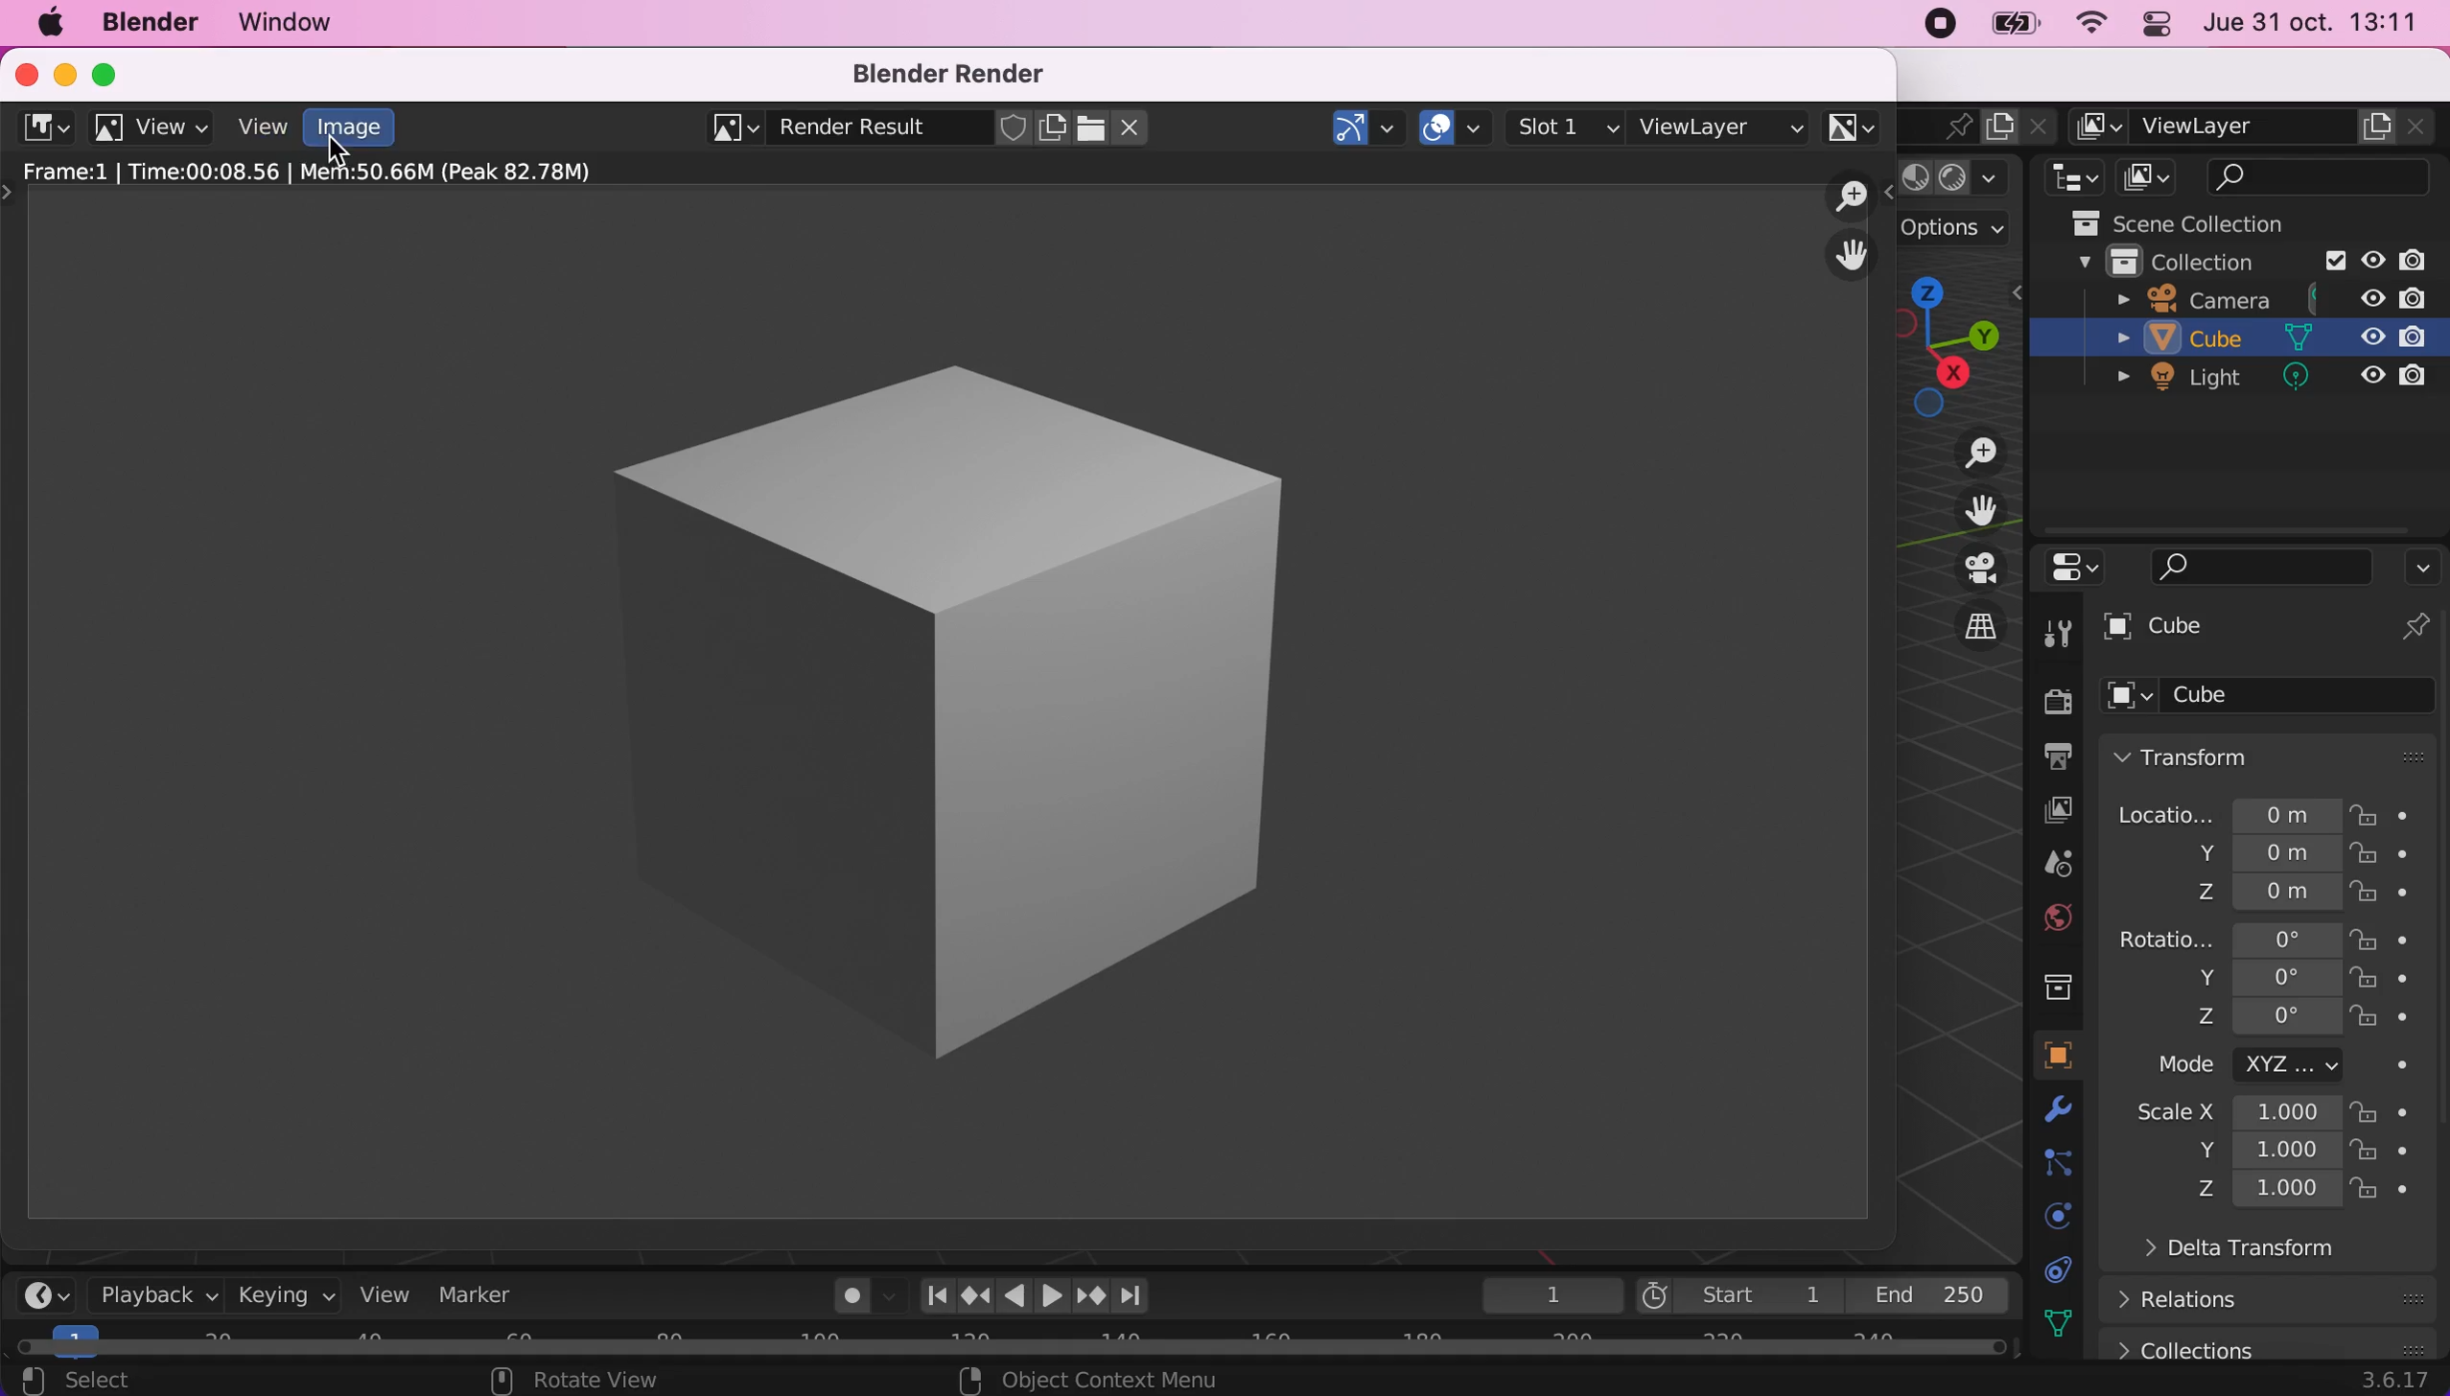 Image resolution: width=2450 pixels, height=1396 pixels. Describe the element at coordinates (1966, 509) in the screenshot. I see `move the view` at that location.